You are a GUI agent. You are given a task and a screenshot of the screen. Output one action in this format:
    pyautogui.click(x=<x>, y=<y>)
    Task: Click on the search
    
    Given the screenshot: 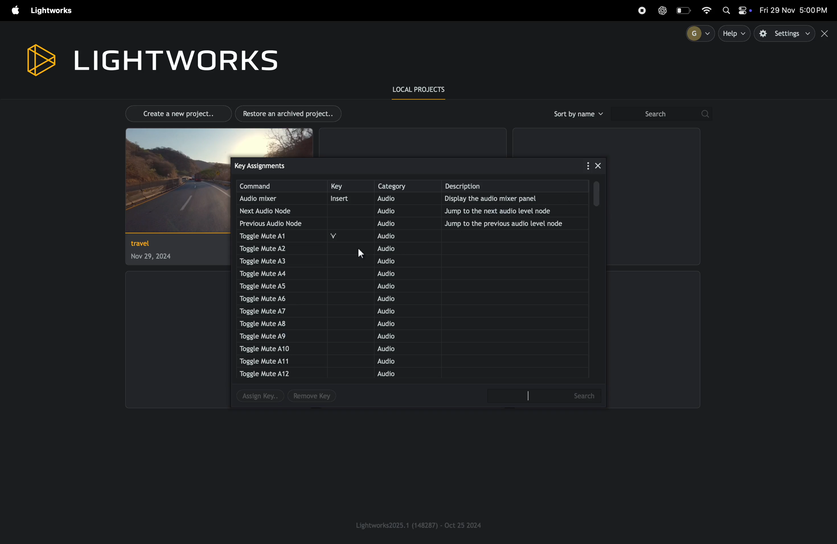 What is the action you would take?
    pyautogui.click(x=547, y=395)
    